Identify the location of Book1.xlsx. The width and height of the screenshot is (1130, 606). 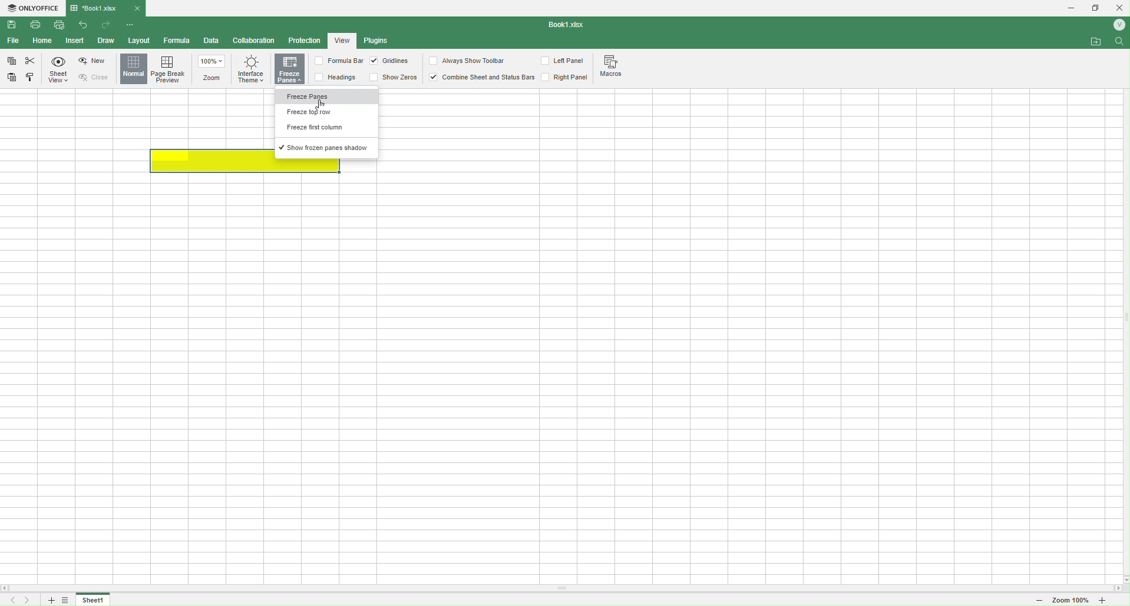
(99, 8).